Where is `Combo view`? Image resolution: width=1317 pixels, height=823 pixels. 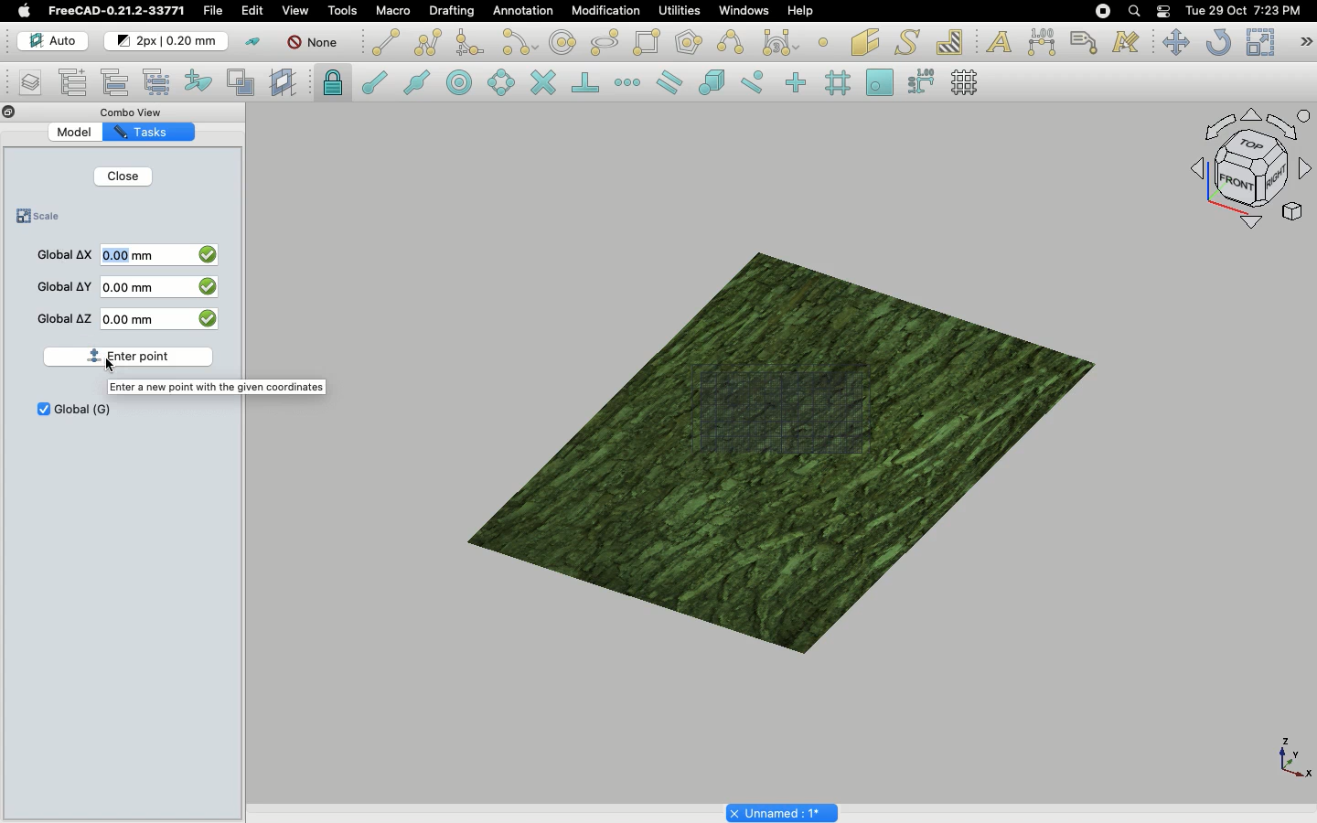
Combo view is located at coordinates (135, 110).